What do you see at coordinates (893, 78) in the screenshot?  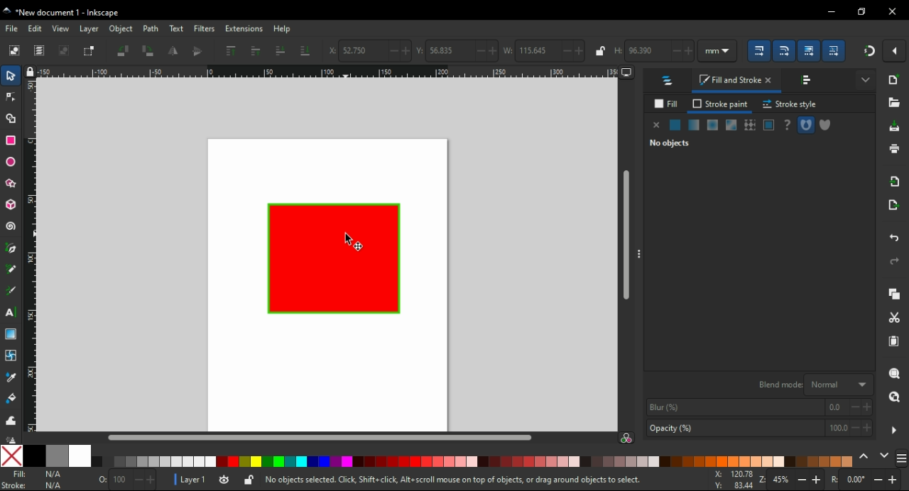 I see `new` at bounding box center [893, 78].